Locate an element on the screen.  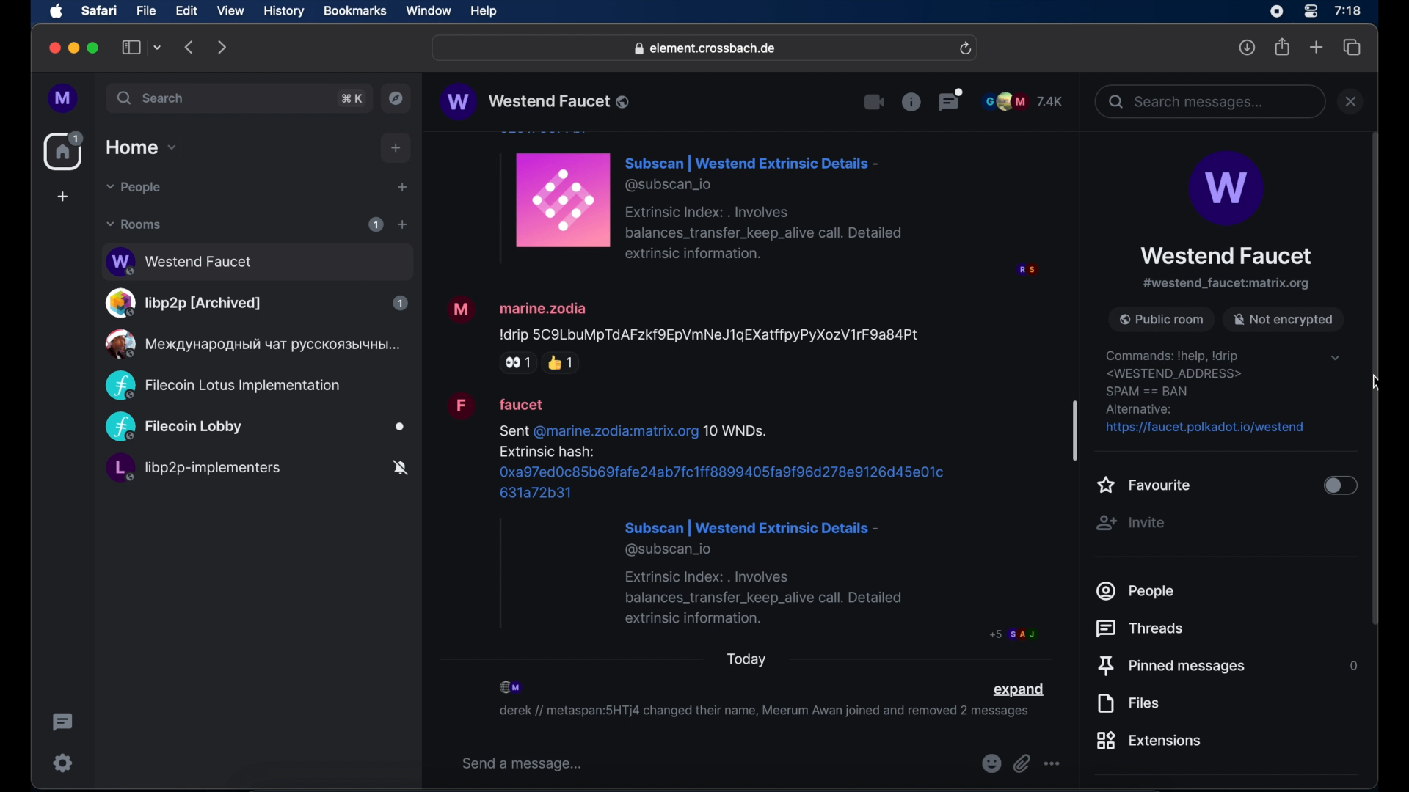
public room is located at coordinates (1160, 318).